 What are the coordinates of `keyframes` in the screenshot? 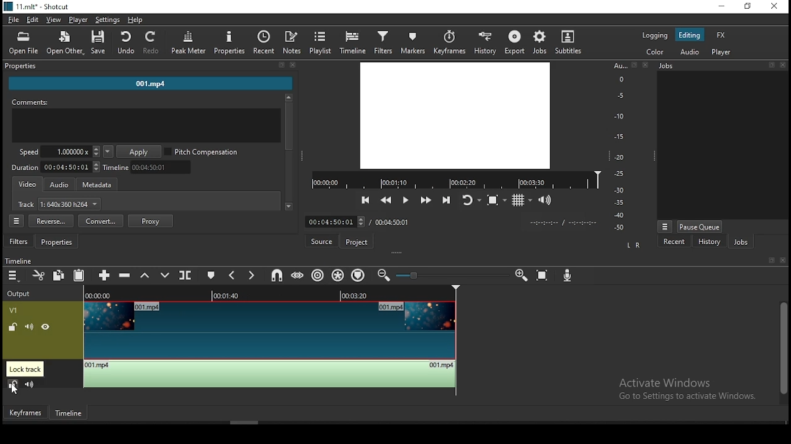 It's located at (449, 41).